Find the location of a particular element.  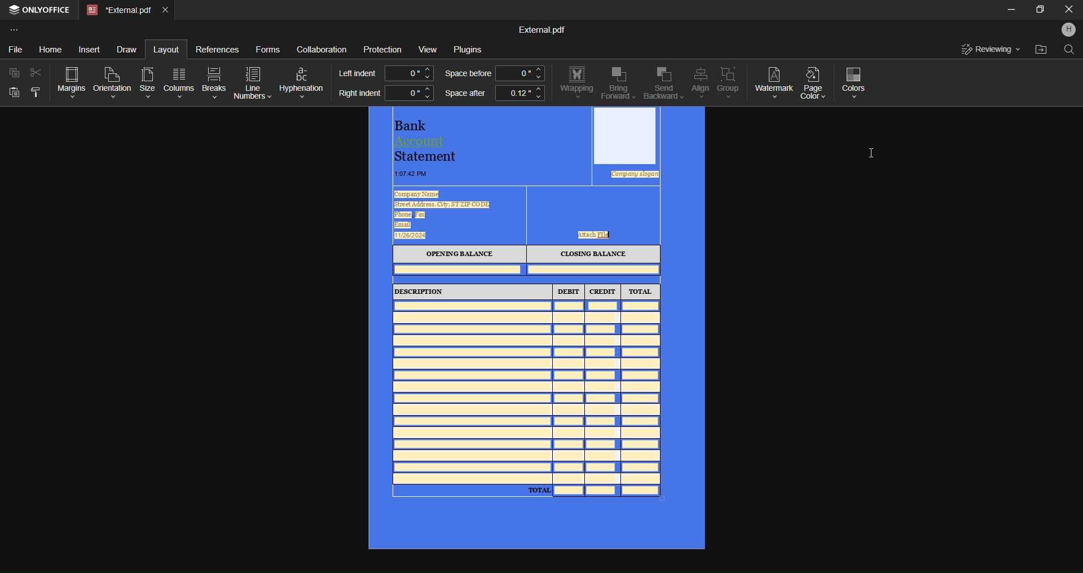

Line Numbers is located at coordinates (253, 82).